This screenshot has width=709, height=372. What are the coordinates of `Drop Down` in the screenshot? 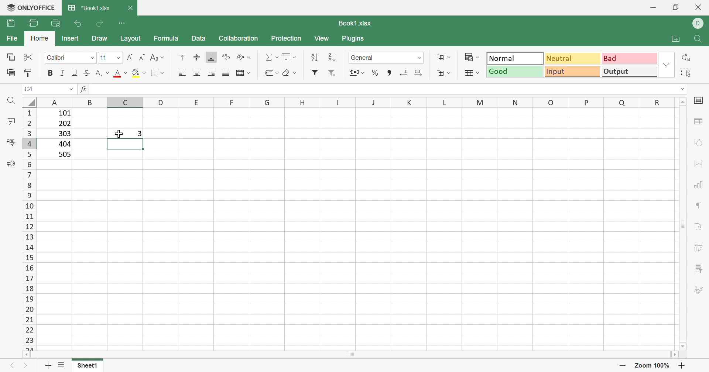 It's located at (71, 90).